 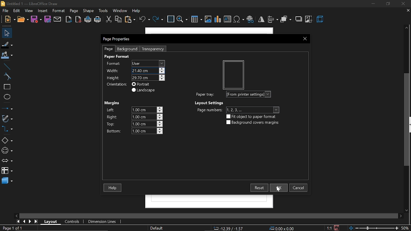 I want to click on 1.00cm, so click(x=146, y=117).